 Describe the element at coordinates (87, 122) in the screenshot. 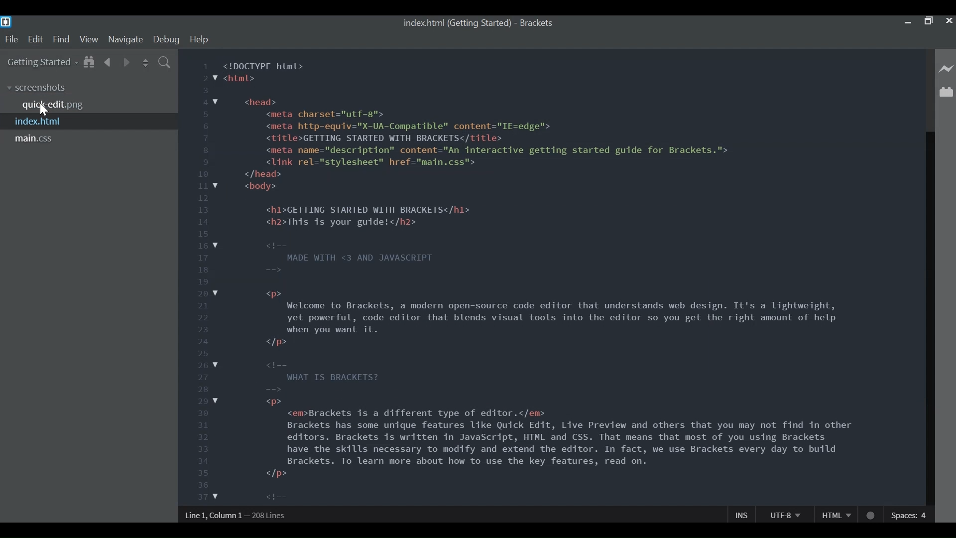

I see `index.html` at that location.